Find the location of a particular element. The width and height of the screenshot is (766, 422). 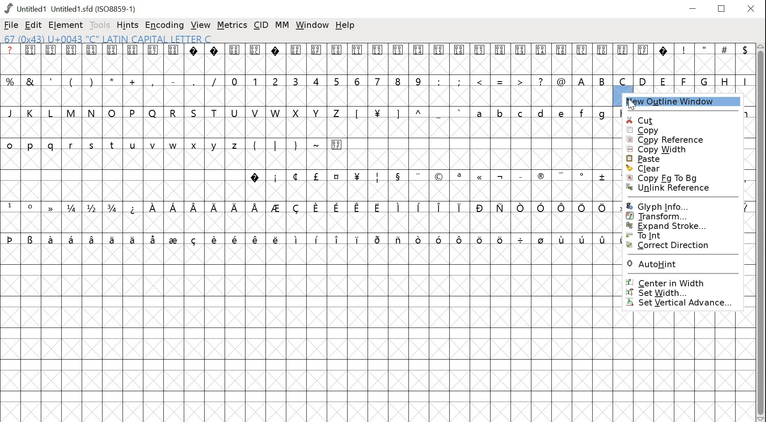

new outline window is located at coordinates (685, 103).